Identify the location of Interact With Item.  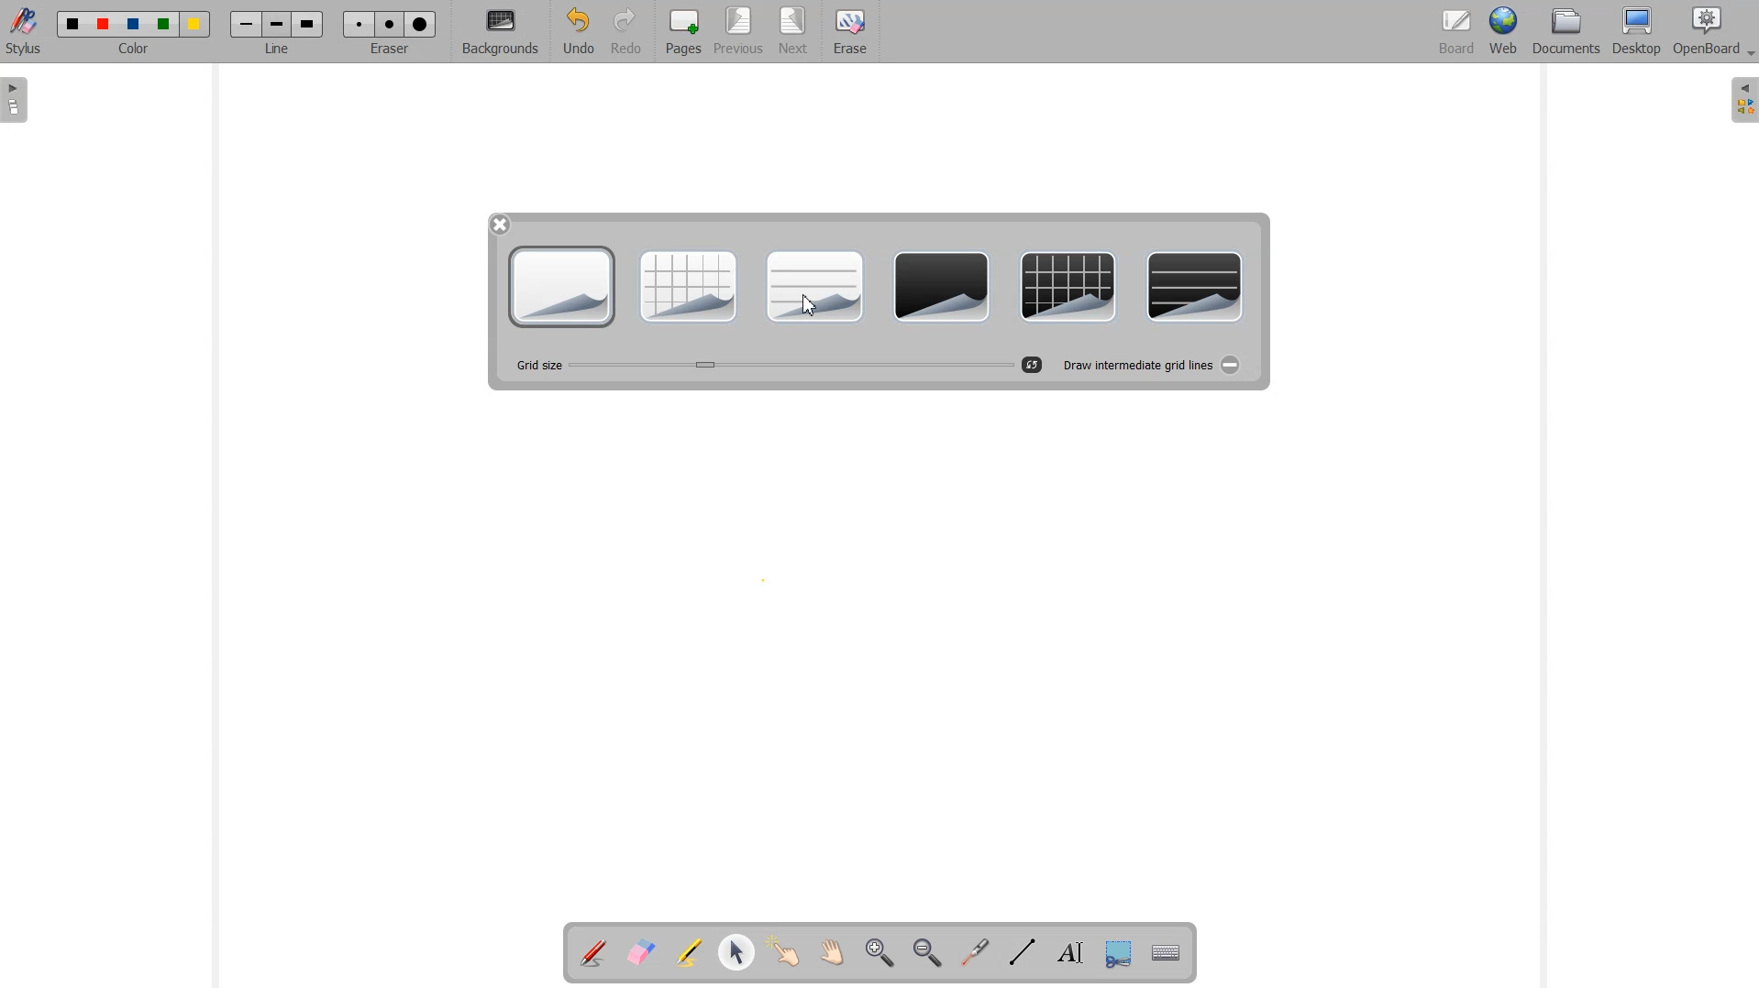
(784, 954).